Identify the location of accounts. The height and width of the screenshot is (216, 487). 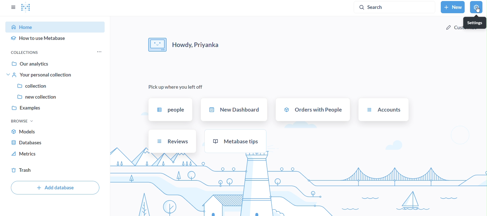
(383, 110).